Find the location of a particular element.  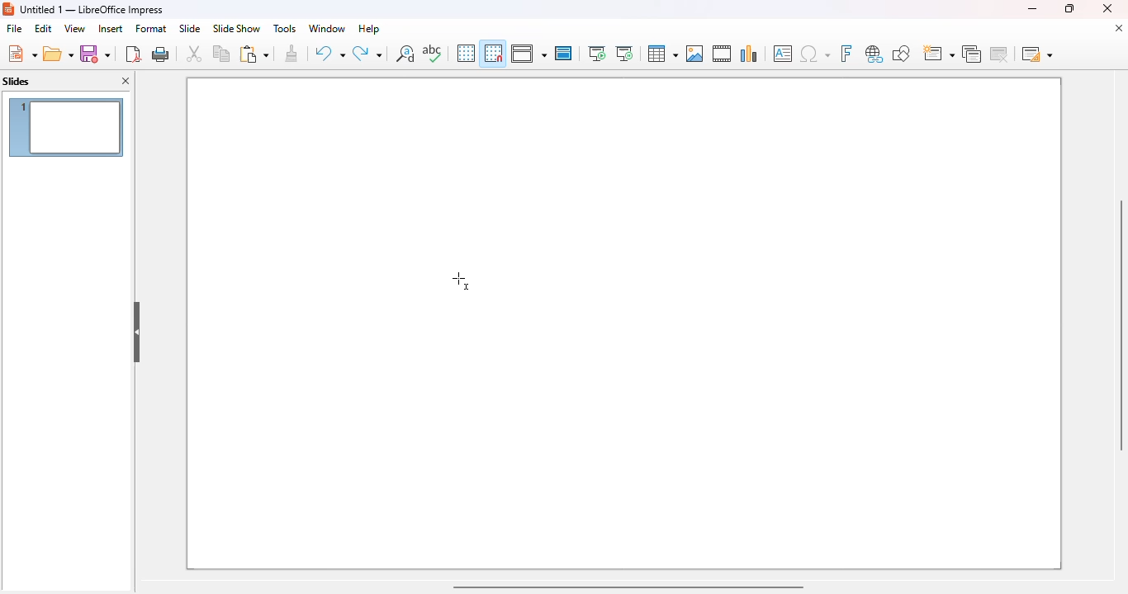

help is located at coordinates (369, 28).